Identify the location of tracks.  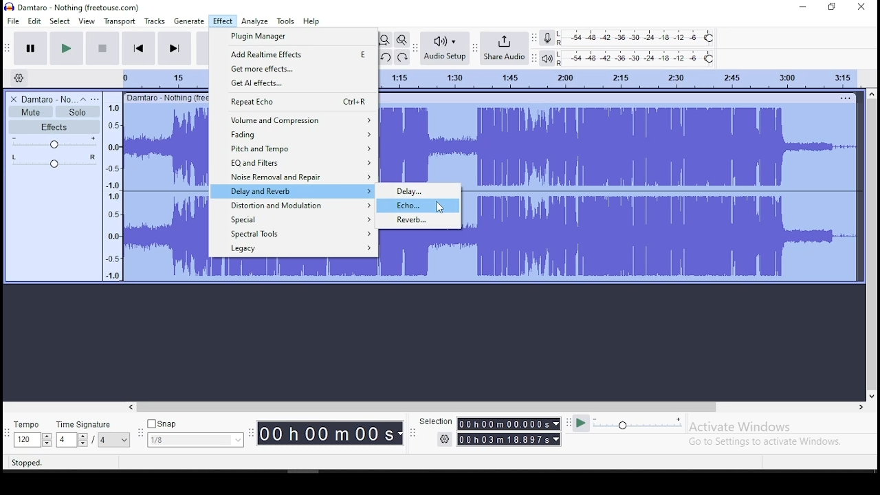
(154, 21).